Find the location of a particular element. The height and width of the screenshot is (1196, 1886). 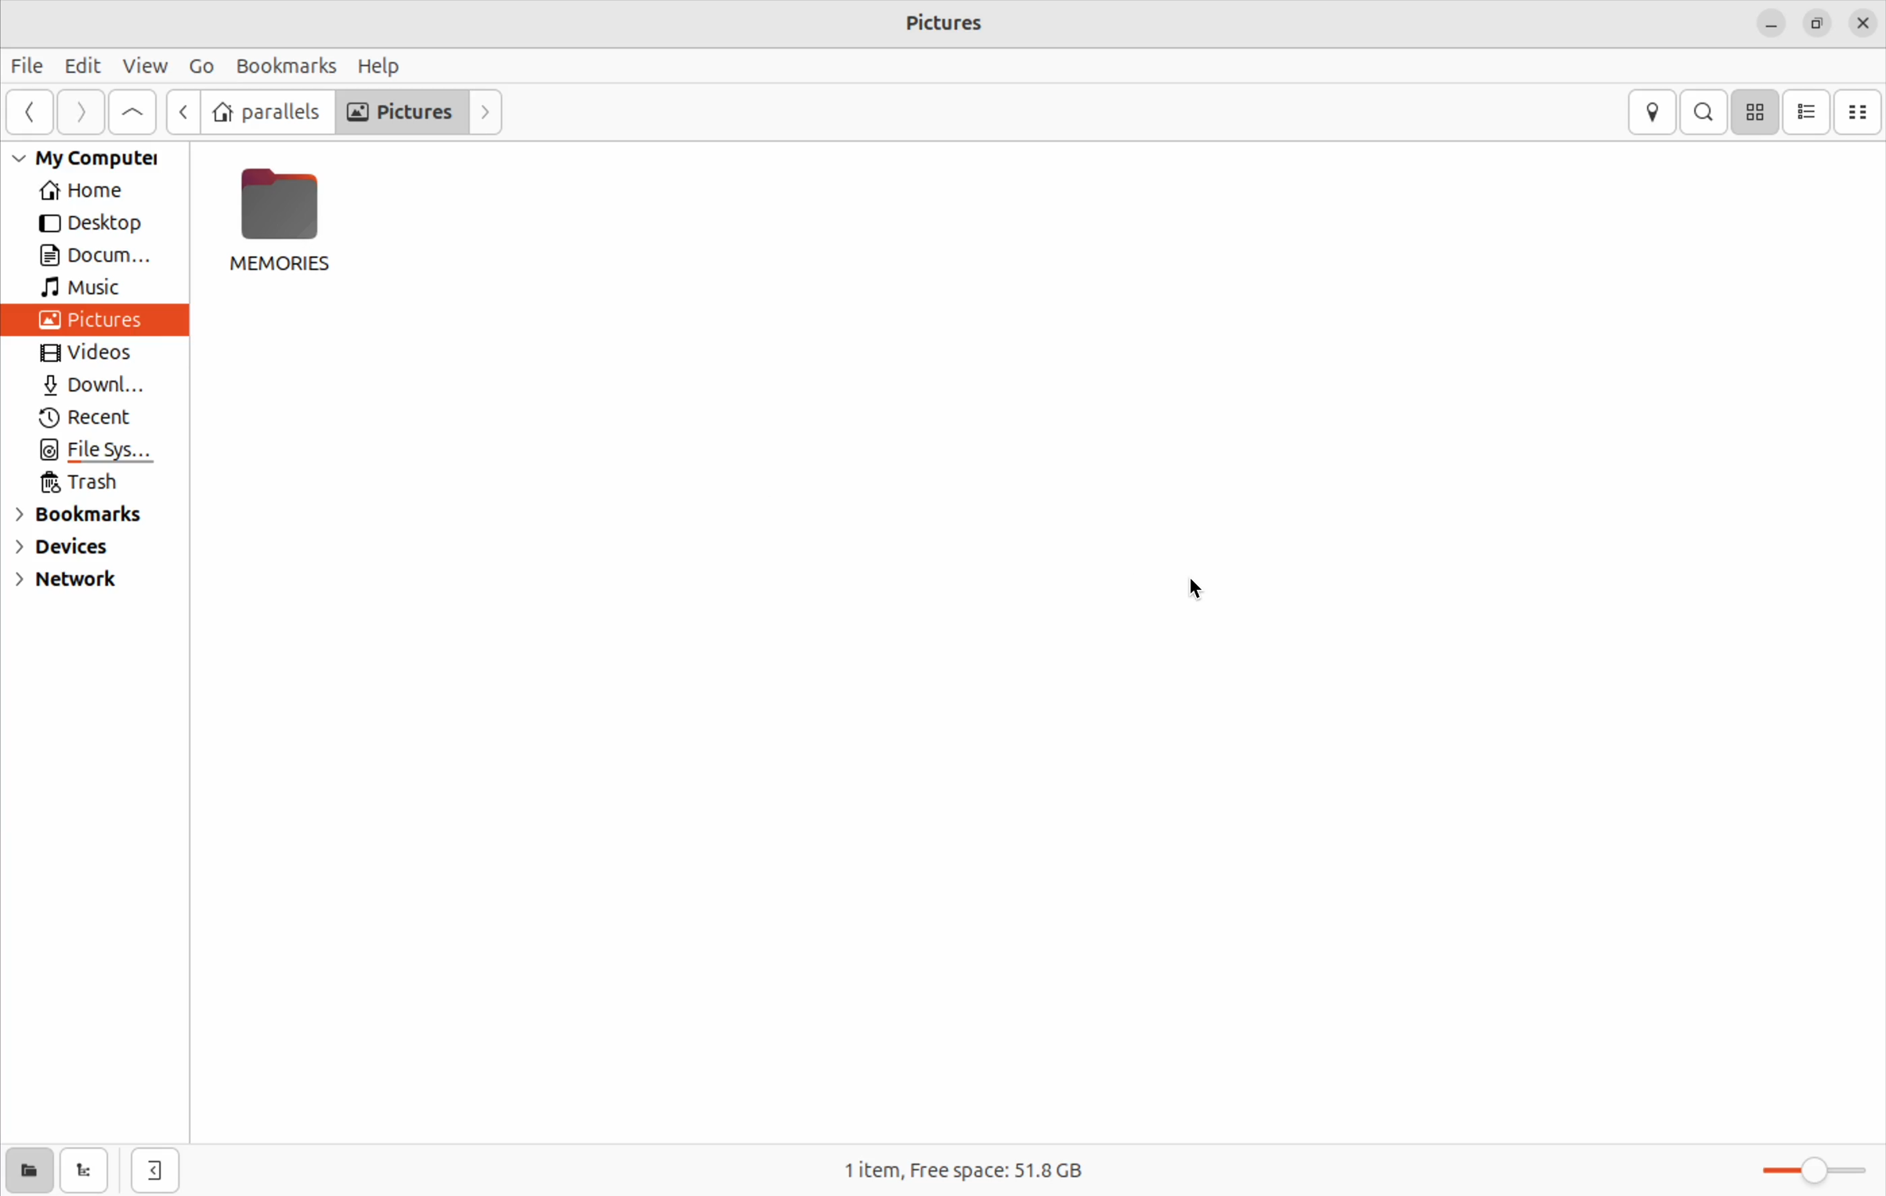

forward is located at coordinates (491, 113).